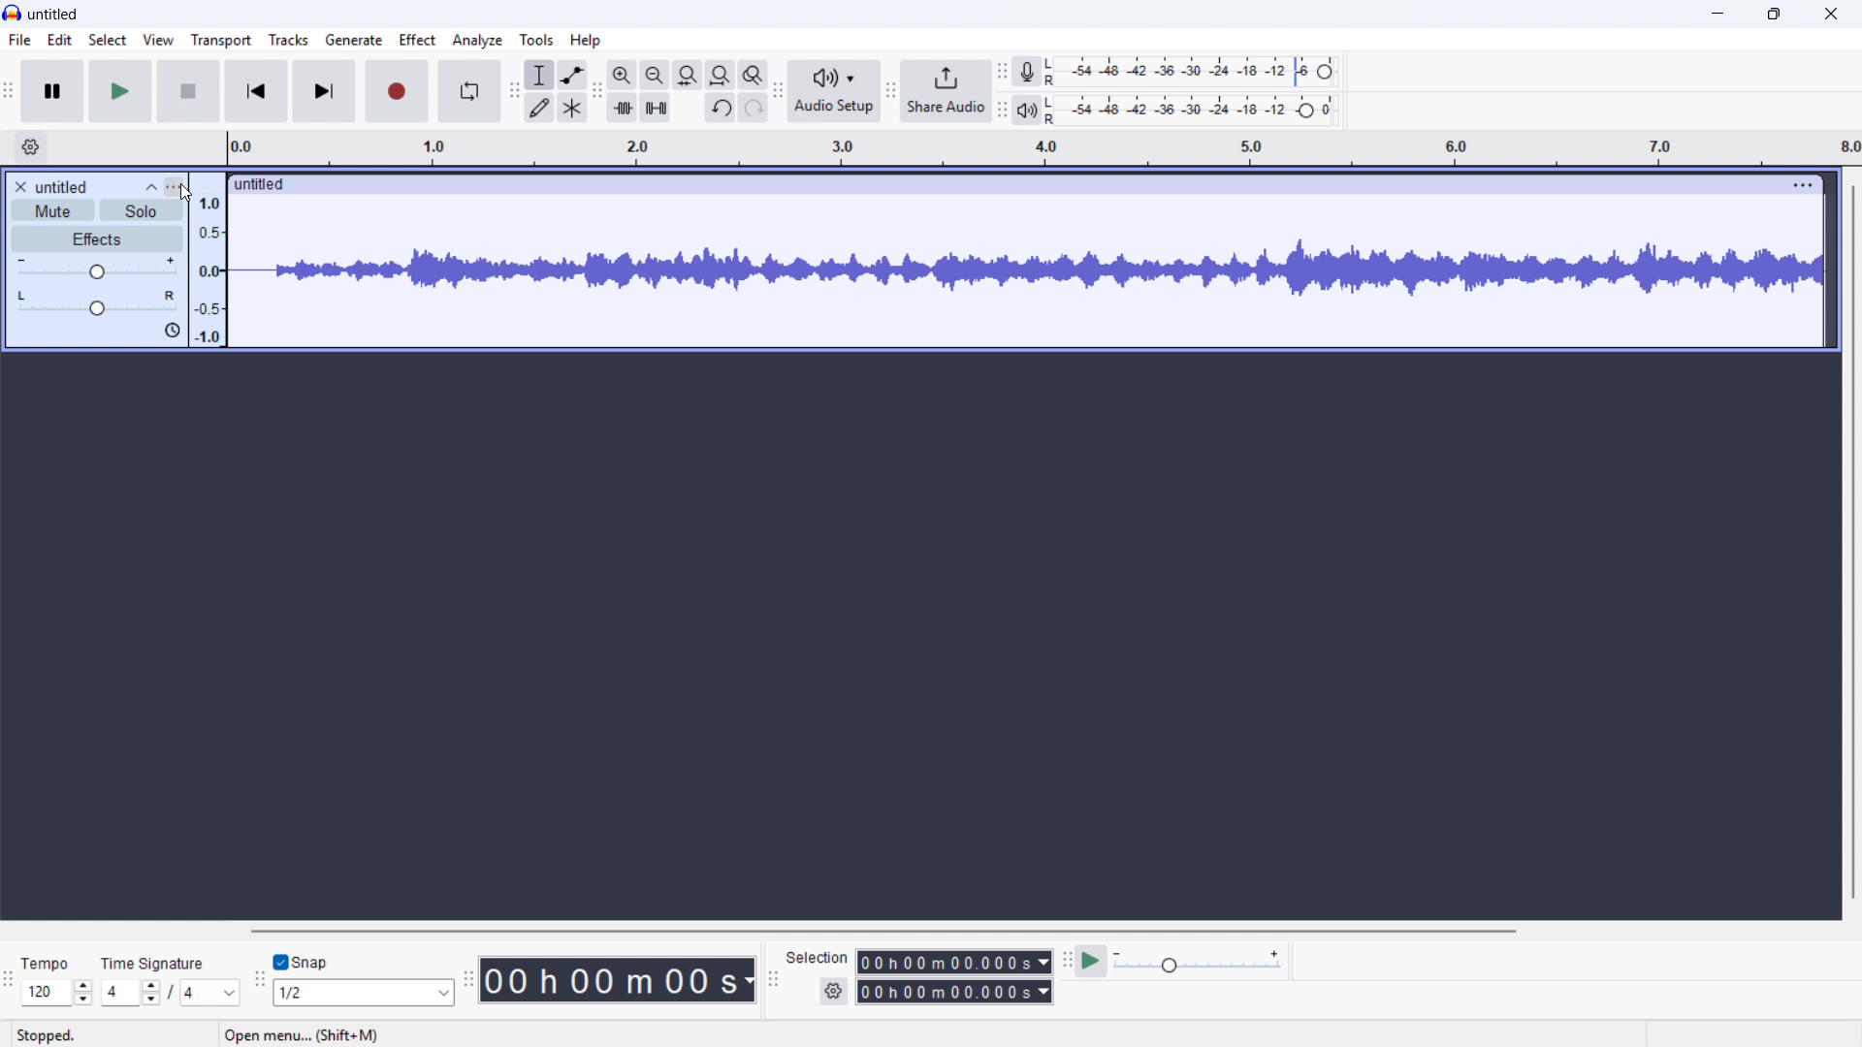 This screenshot has height=1047, width=1862. I want to click on Timeline settings , so click(30, 148).